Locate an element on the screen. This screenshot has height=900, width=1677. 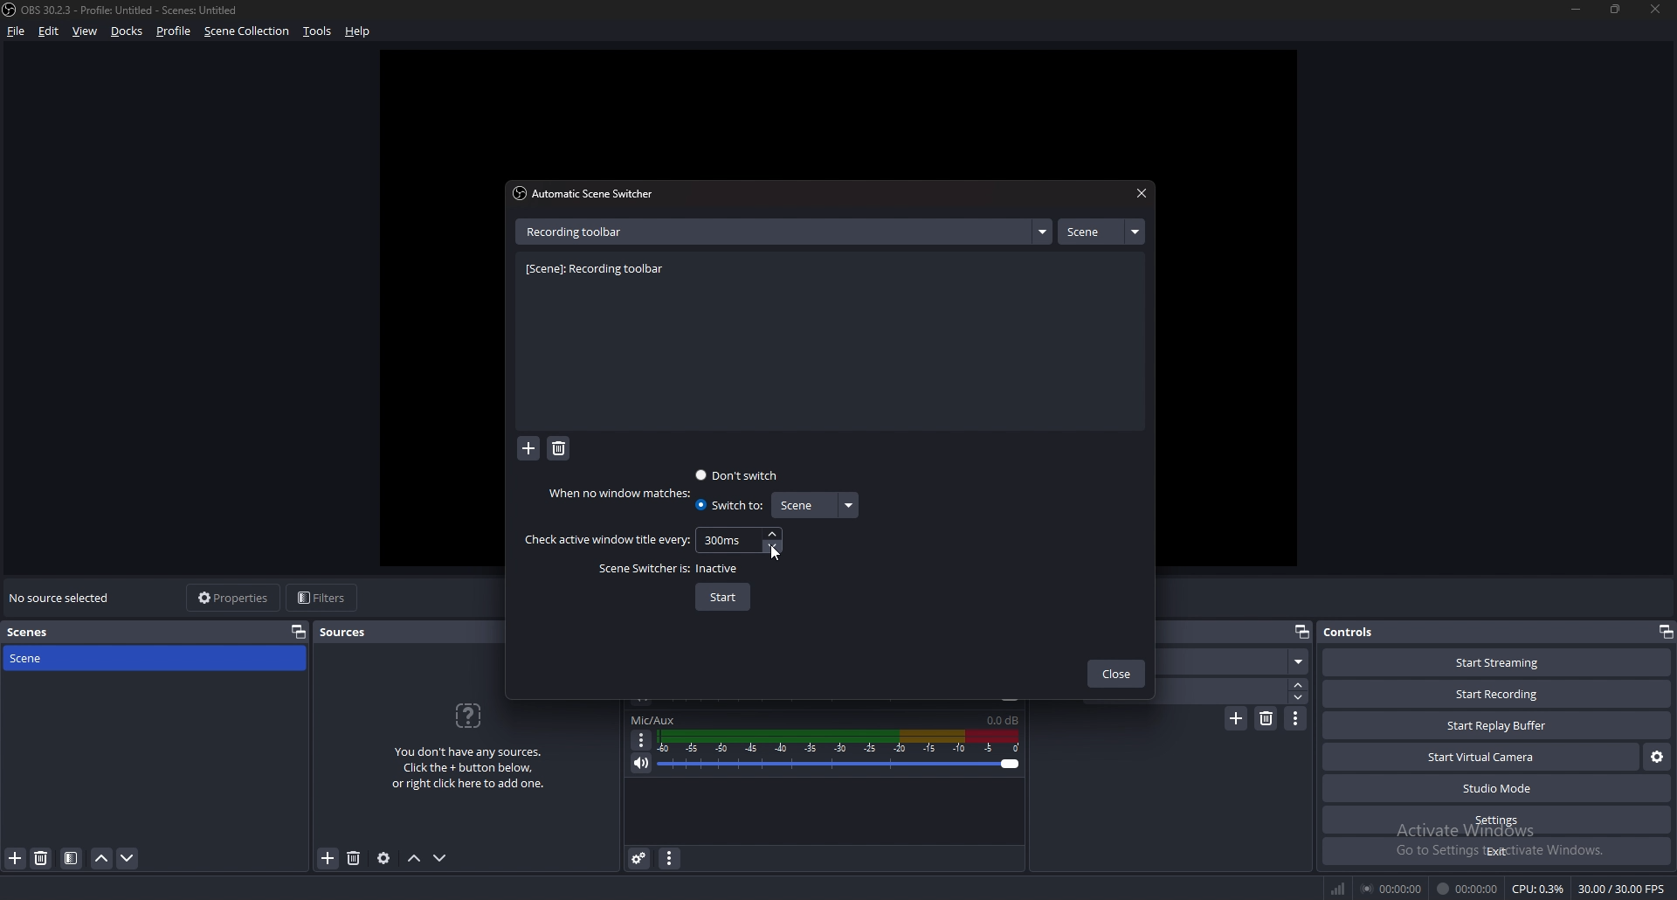
close is located at coordinates (1116, 675).